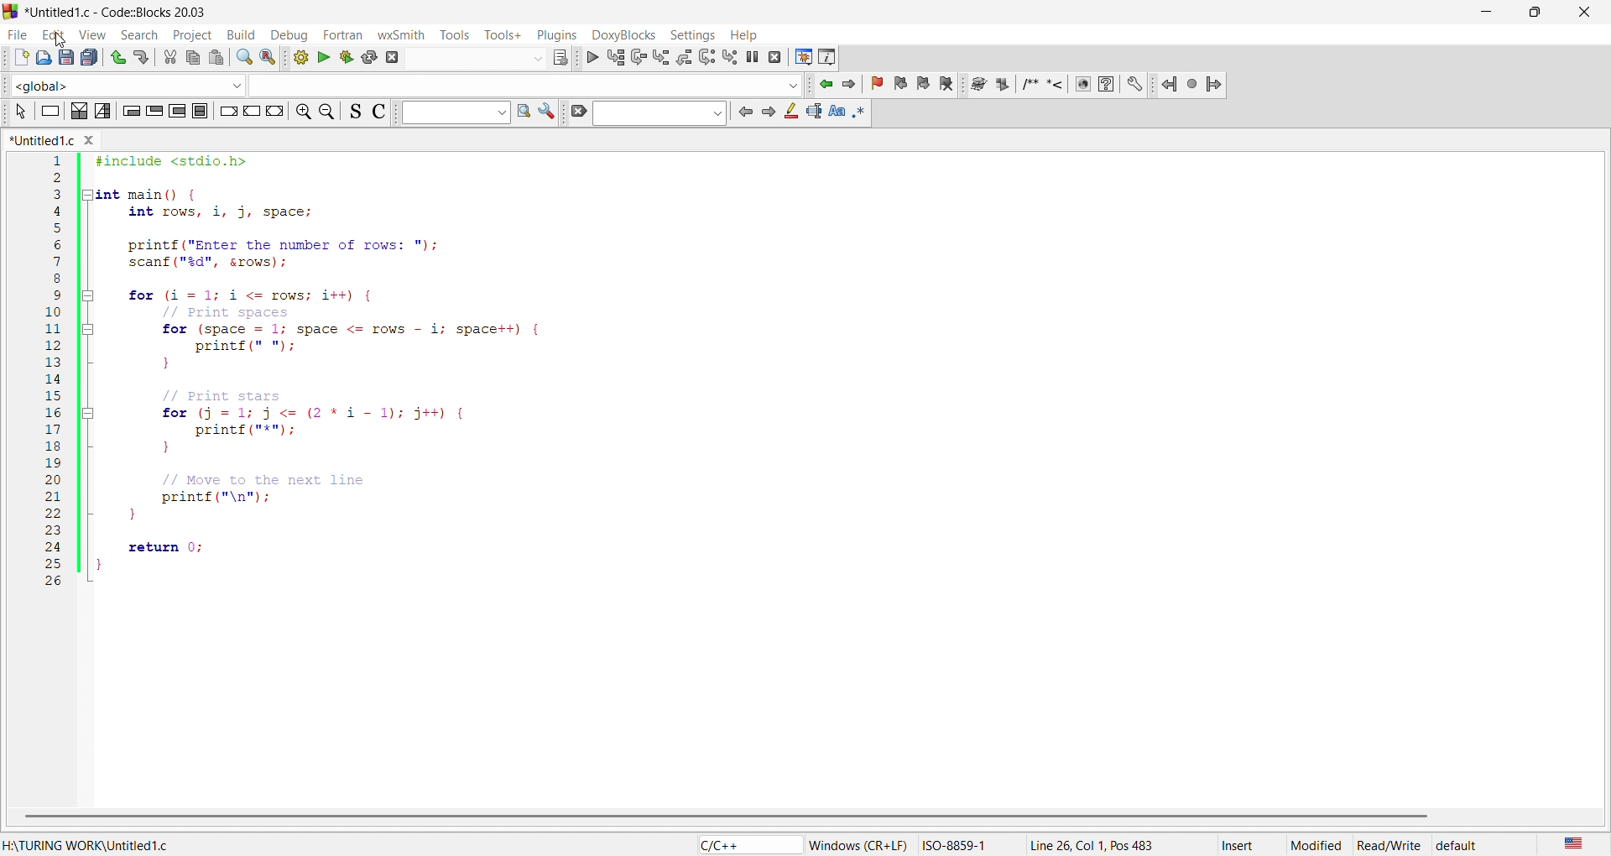 This screenshot has width=1611, height=856. What do you see at coordinates (401, 31) in the screenshot?
I see `wxsmith` at bounding box center [401, 31].